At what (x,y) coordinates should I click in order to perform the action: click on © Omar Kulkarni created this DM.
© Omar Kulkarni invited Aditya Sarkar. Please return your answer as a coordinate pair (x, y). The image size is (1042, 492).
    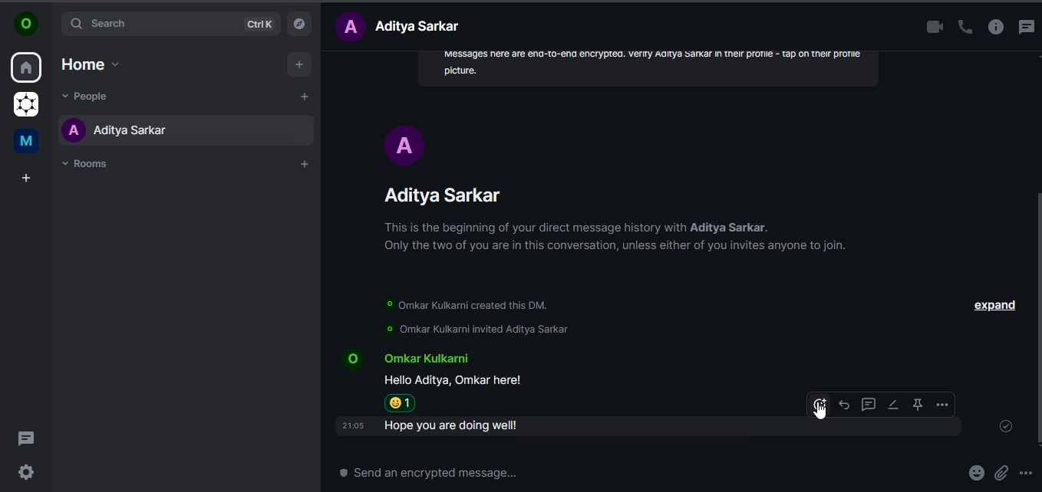
    Looking at the image, I should click on (473, 318).